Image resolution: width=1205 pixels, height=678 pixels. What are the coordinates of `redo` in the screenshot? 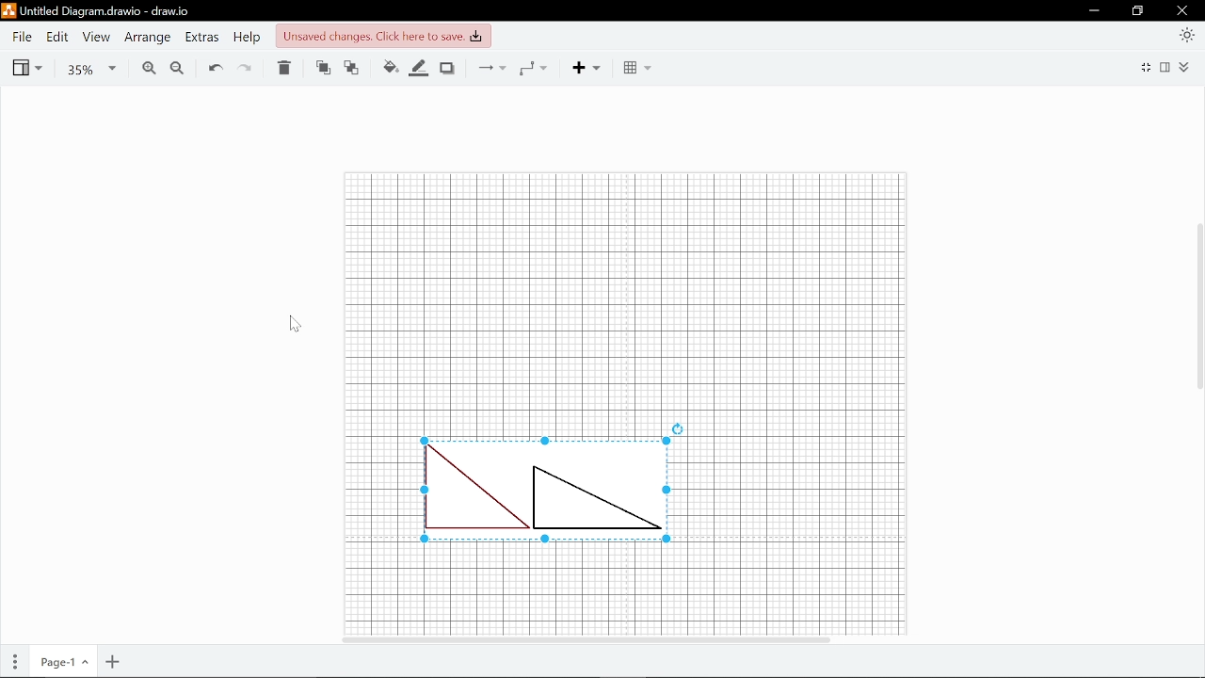 It's located at (244, 67).